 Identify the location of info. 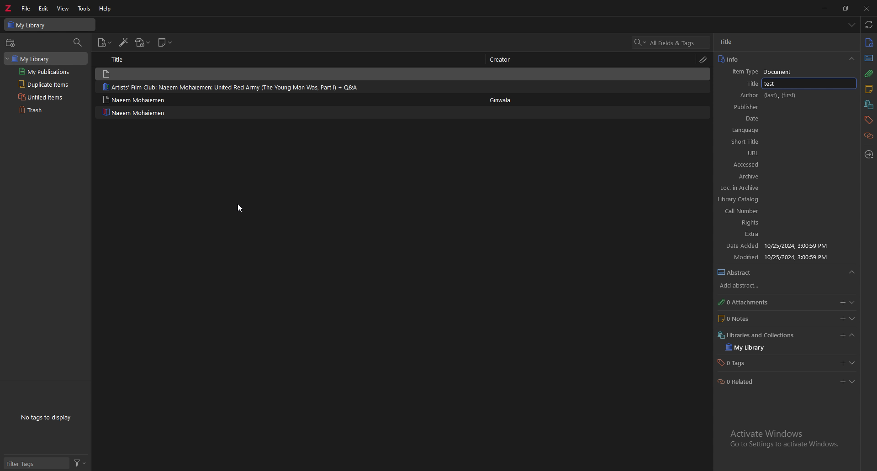
(870, 42).